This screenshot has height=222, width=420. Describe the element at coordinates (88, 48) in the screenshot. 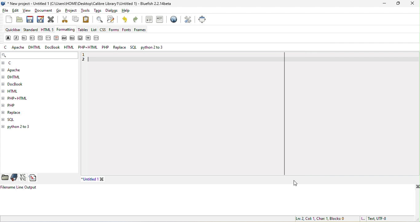

I see `php+html` at that location.